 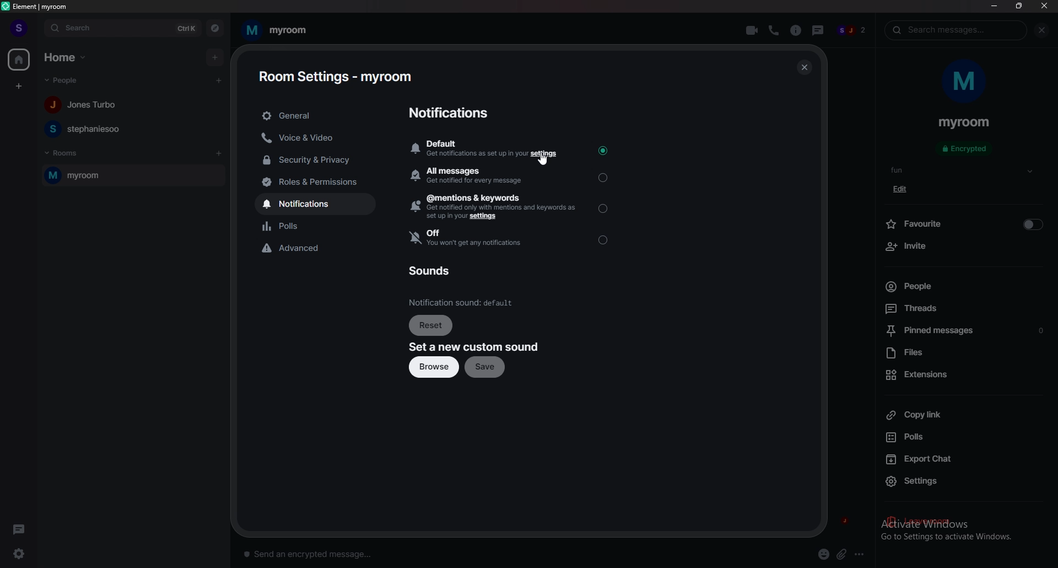 What do you see at coordinates (960, 437) in the screenshot?
I see `polls` at bounding box center [960, 437].